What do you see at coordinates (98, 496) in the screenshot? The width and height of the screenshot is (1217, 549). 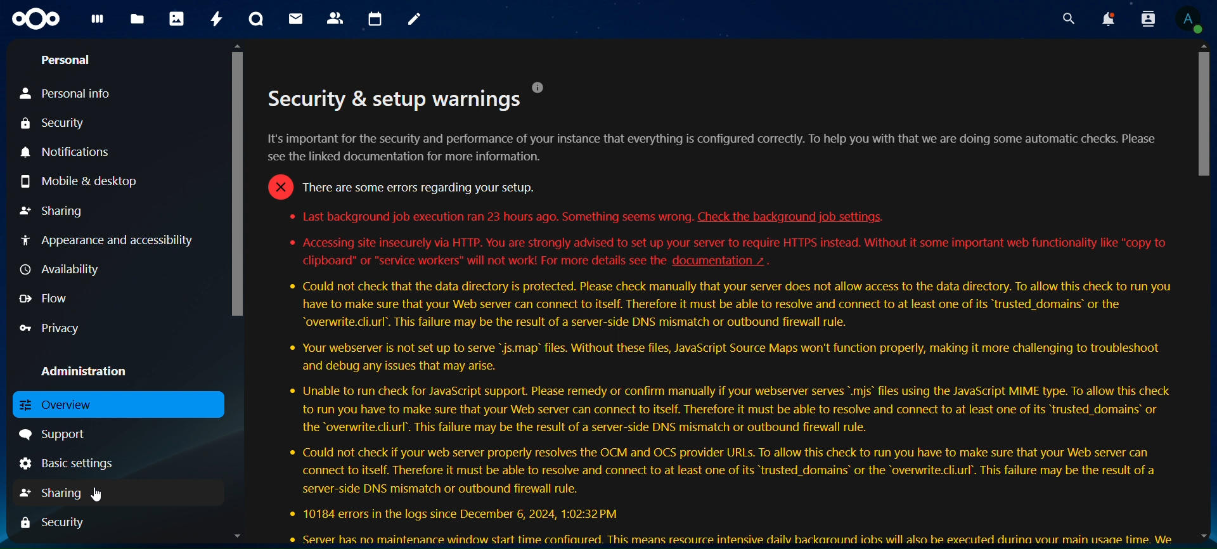 I see `Cursor` at bounding box center [98, 496].